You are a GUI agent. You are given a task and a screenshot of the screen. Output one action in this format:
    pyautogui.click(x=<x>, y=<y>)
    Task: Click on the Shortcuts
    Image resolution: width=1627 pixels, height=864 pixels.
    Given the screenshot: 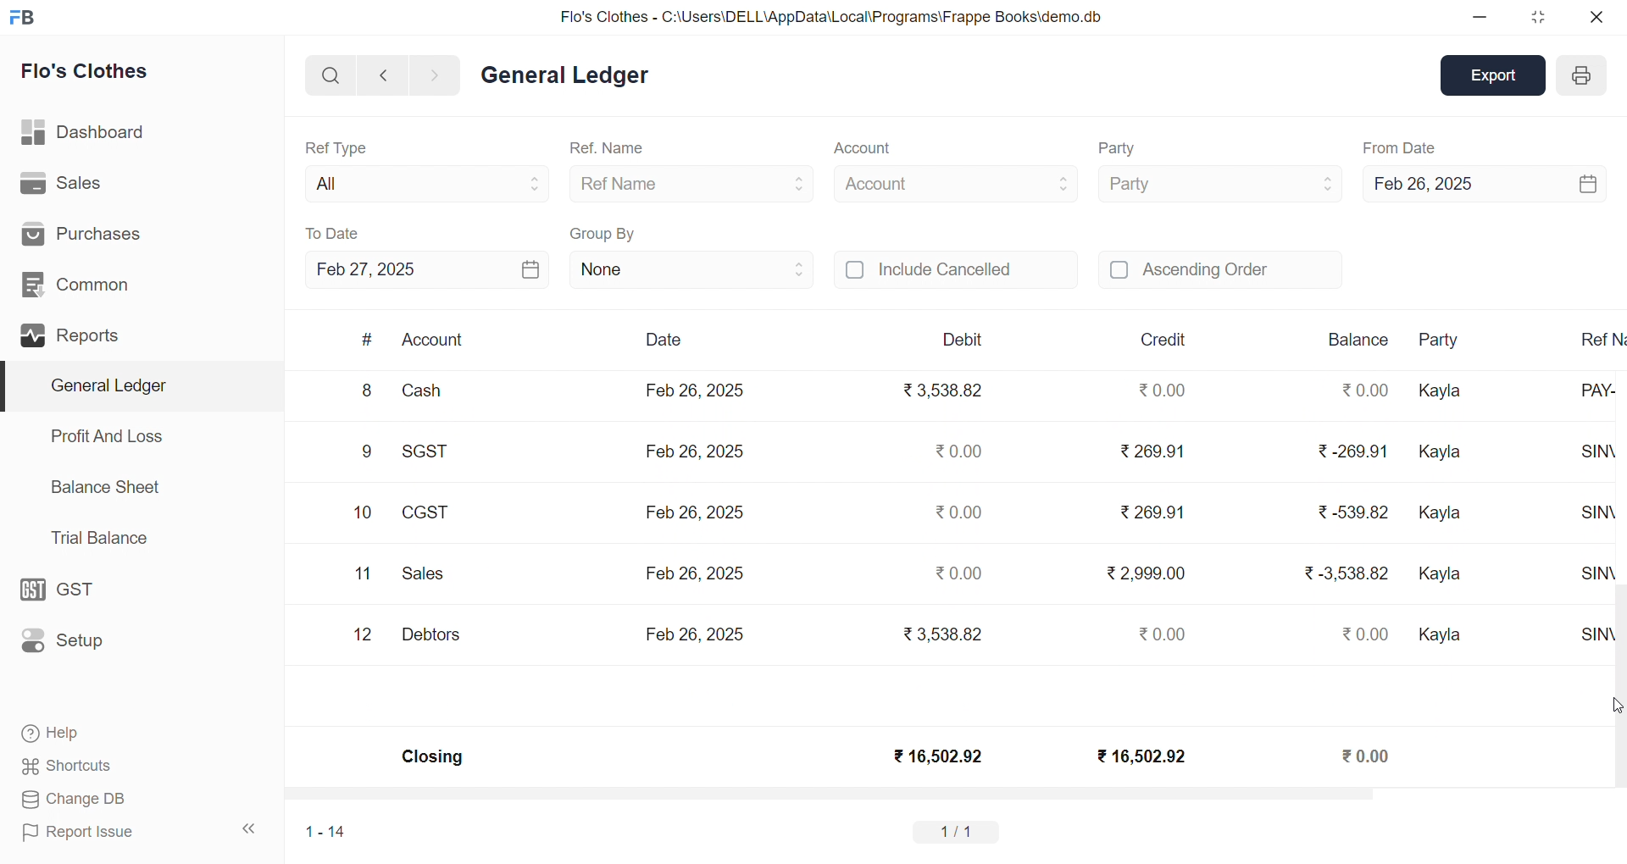 What is the action you would take?
    pyautogui.click(x=67, y=763)
    